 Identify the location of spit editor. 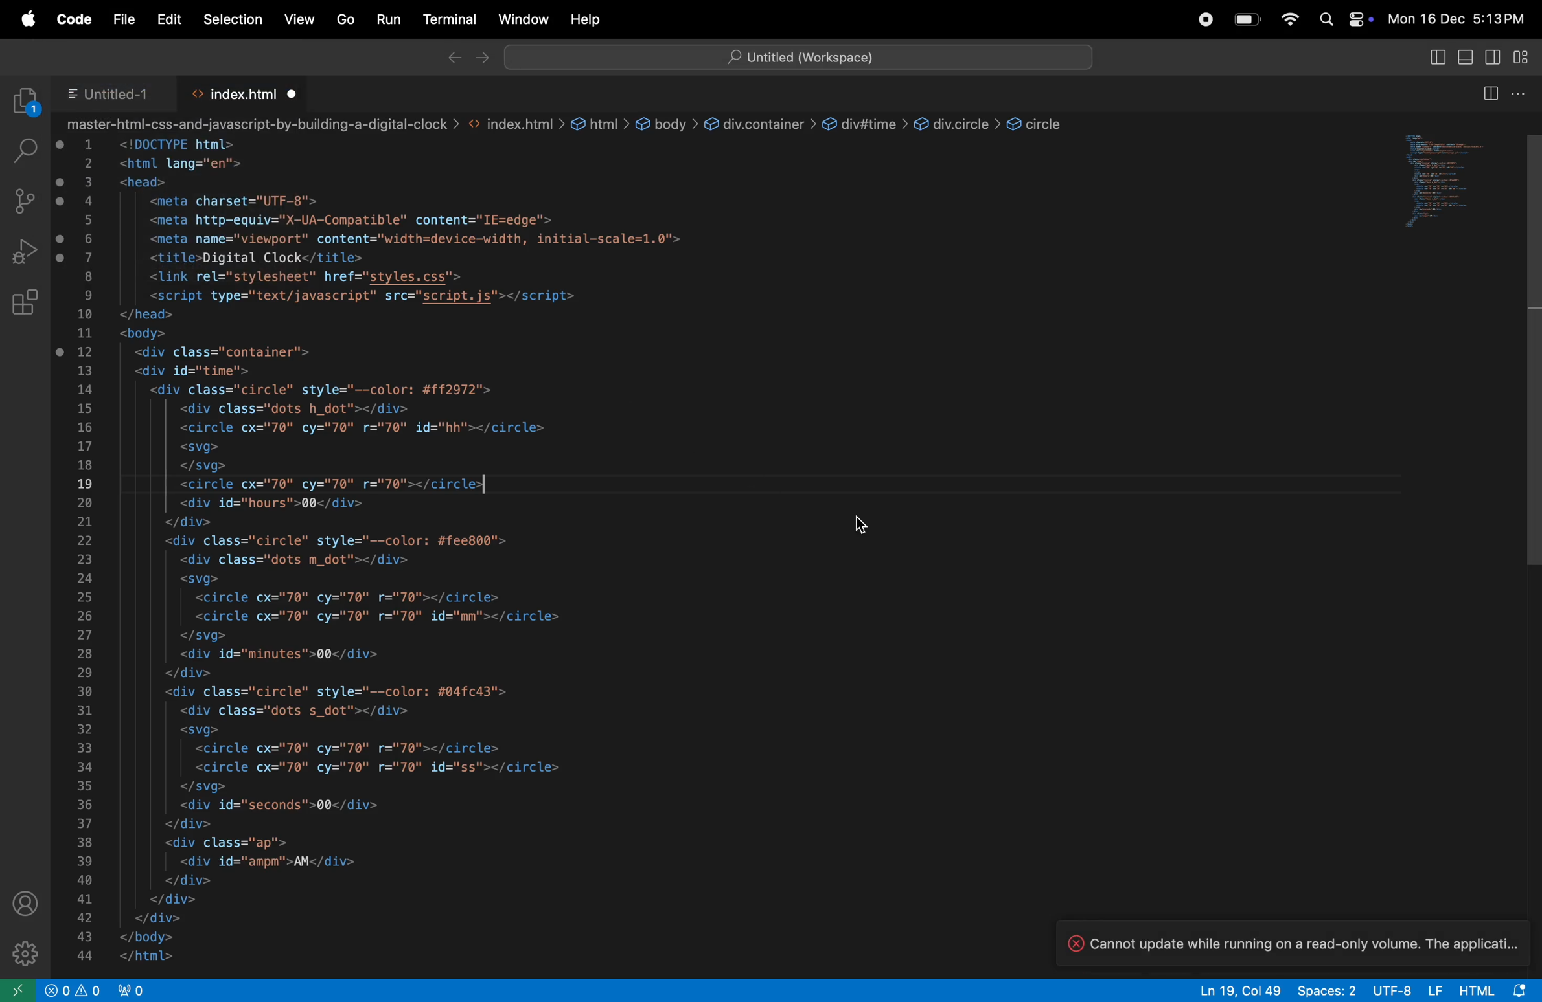
(1490, 94).